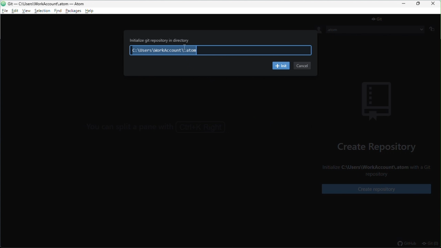  I want to click on edit, so click(16, 11).